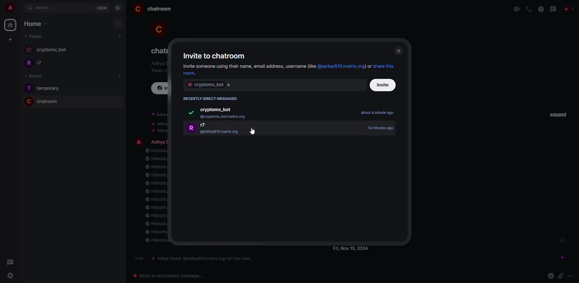 This screenshot has height=283, width=579. I want to click on profile, so click(138, 9).